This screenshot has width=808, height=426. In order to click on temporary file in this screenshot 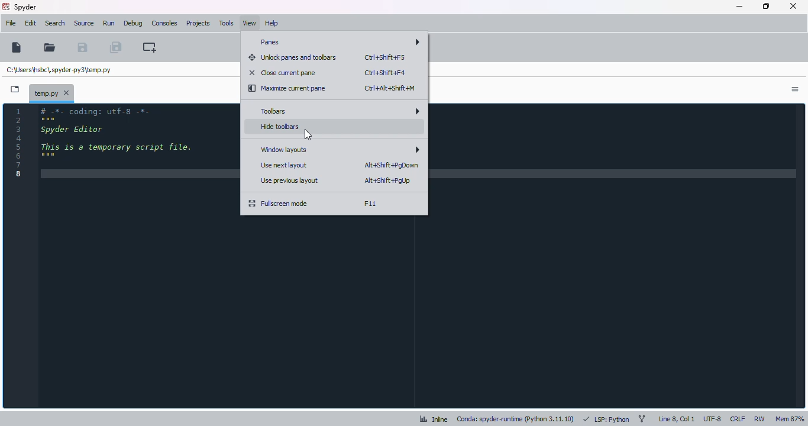, I will do `click(51, 92)`.